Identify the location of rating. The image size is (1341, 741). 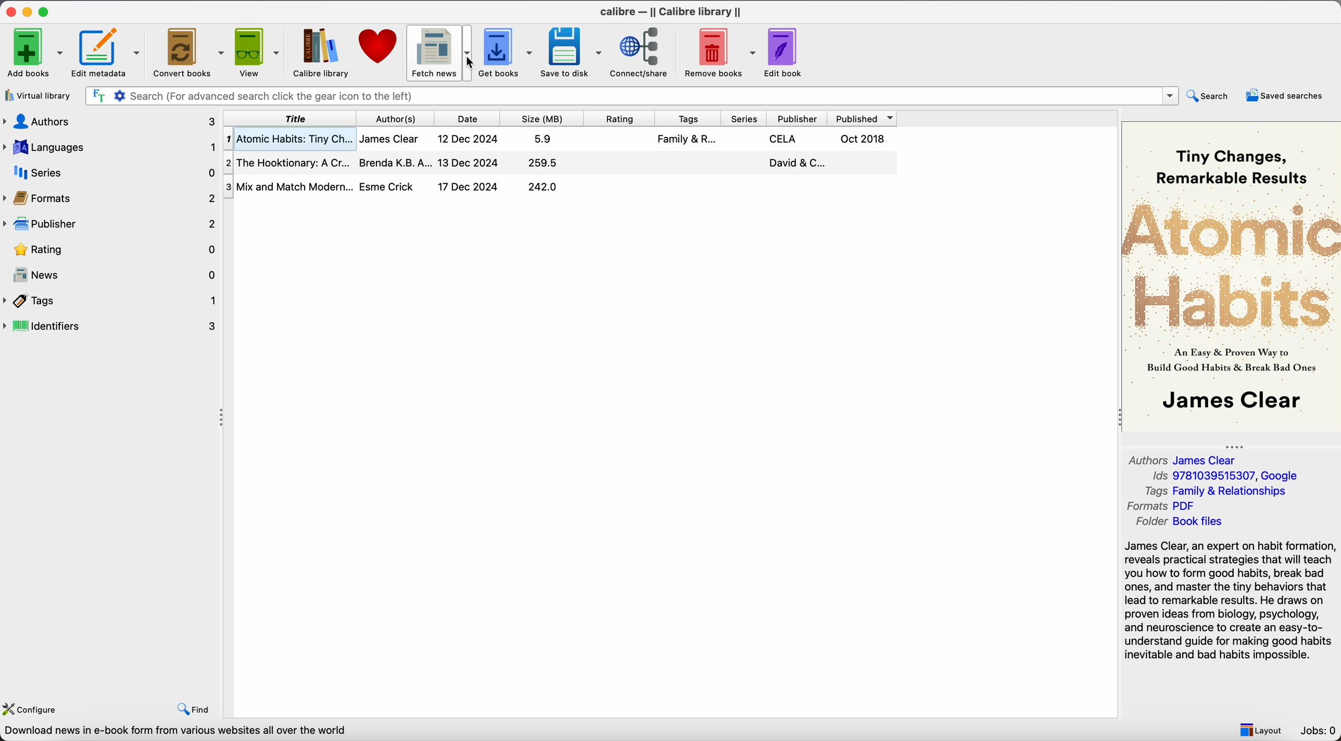
(109, 249).